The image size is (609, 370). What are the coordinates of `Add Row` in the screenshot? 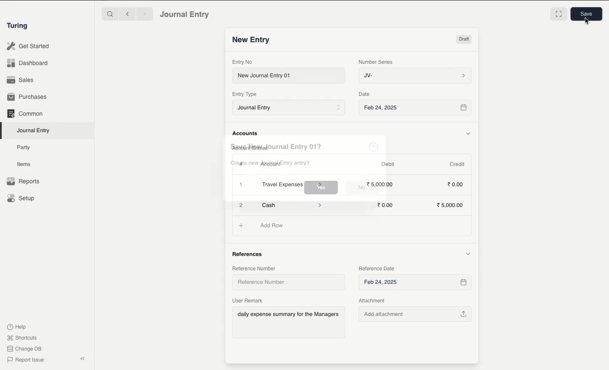 It's located at (272, 225).